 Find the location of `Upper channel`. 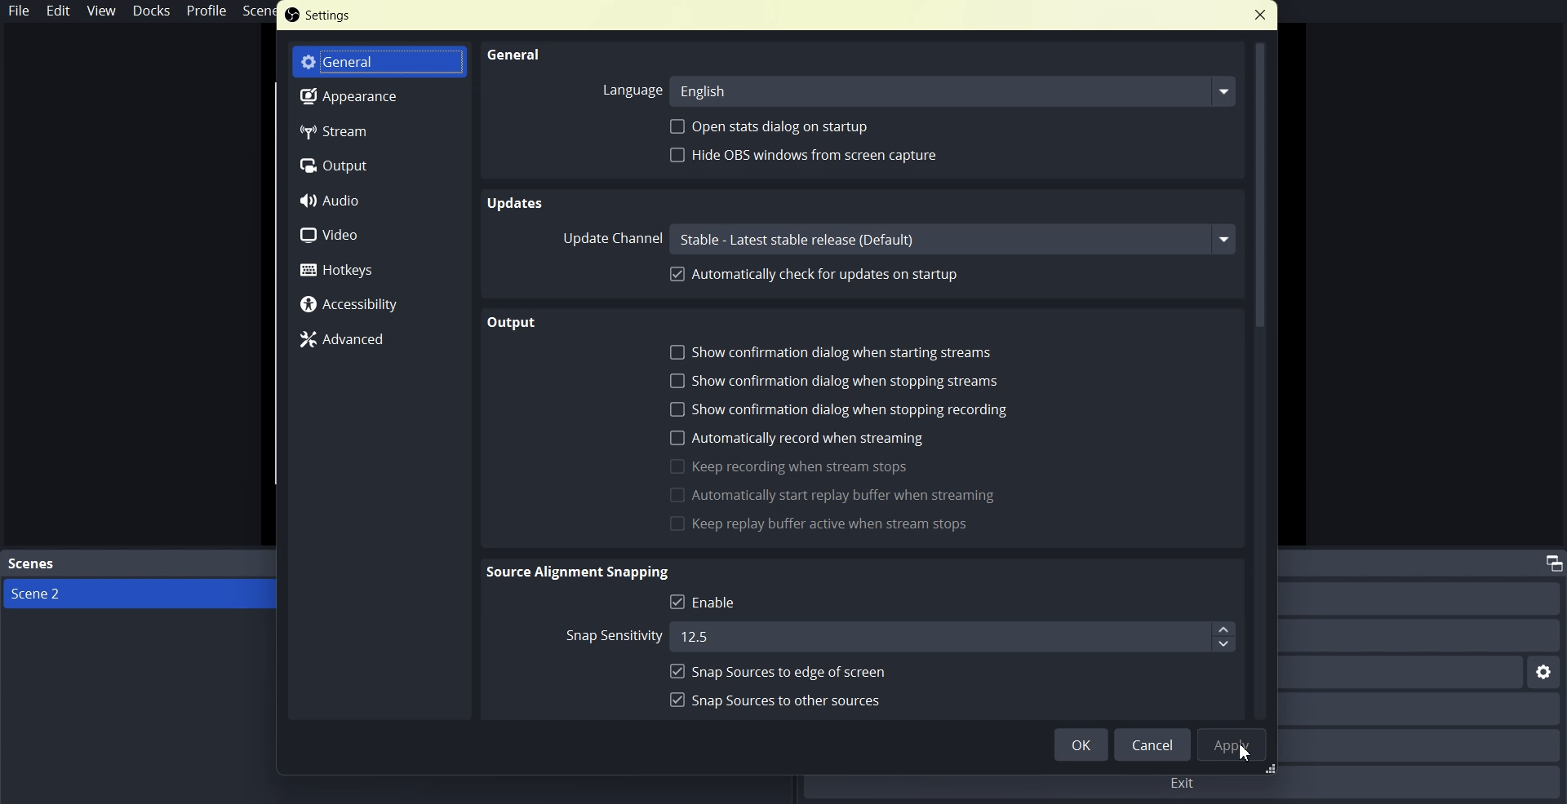

Upper channel is located at coordinates (615, 241).